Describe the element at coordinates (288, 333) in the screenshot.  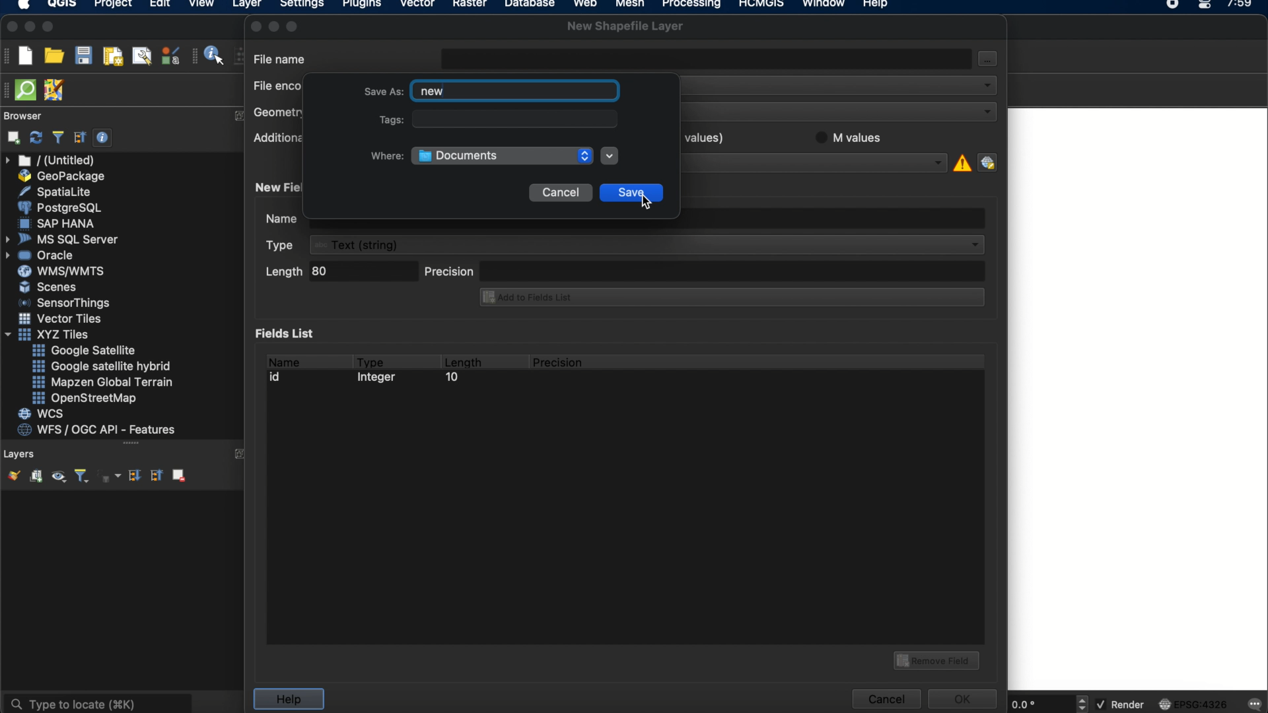
I see `fields list` at that location.